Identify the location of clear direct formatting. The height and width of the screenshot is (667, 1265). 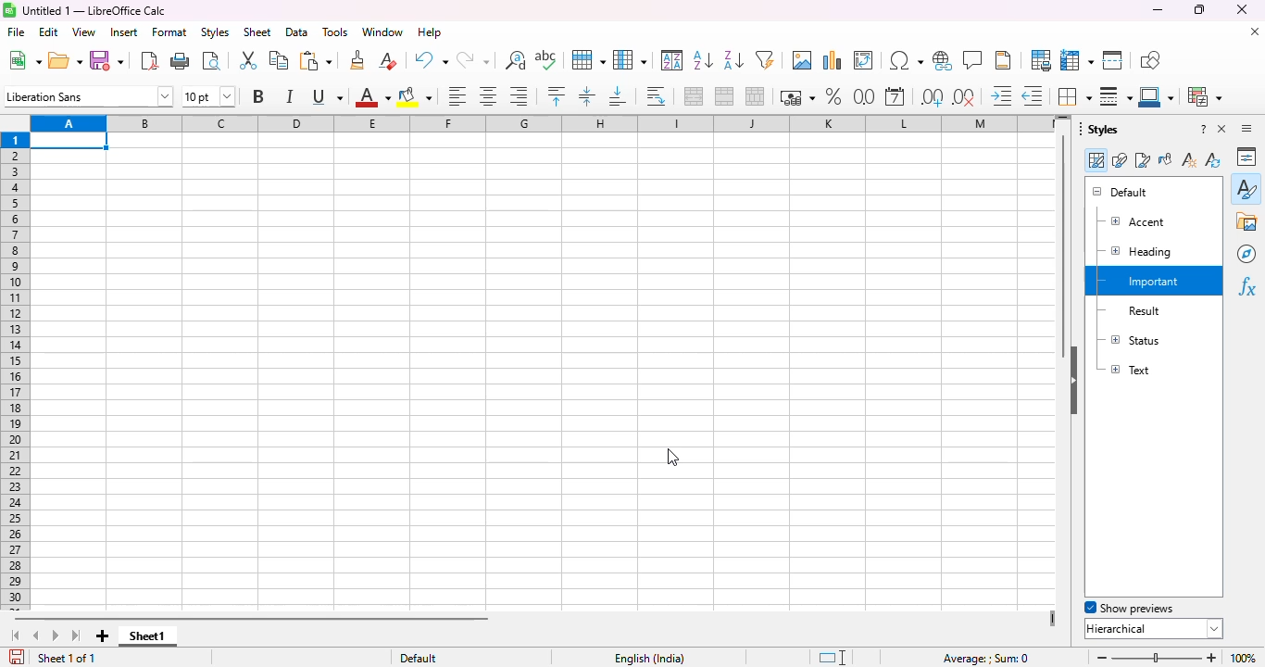
(387, 59).